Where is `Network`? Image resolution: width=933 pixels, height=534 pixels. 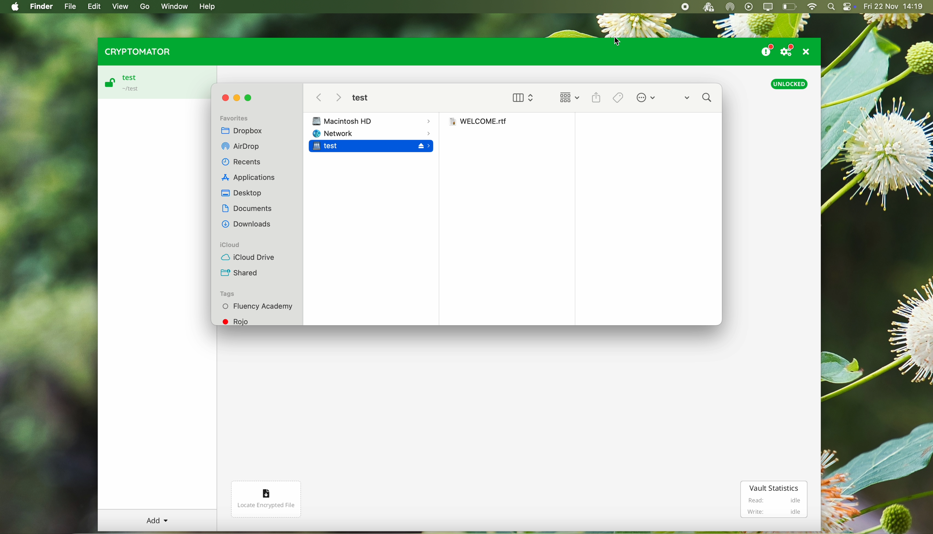
Network is located at coordinates (371, 133).